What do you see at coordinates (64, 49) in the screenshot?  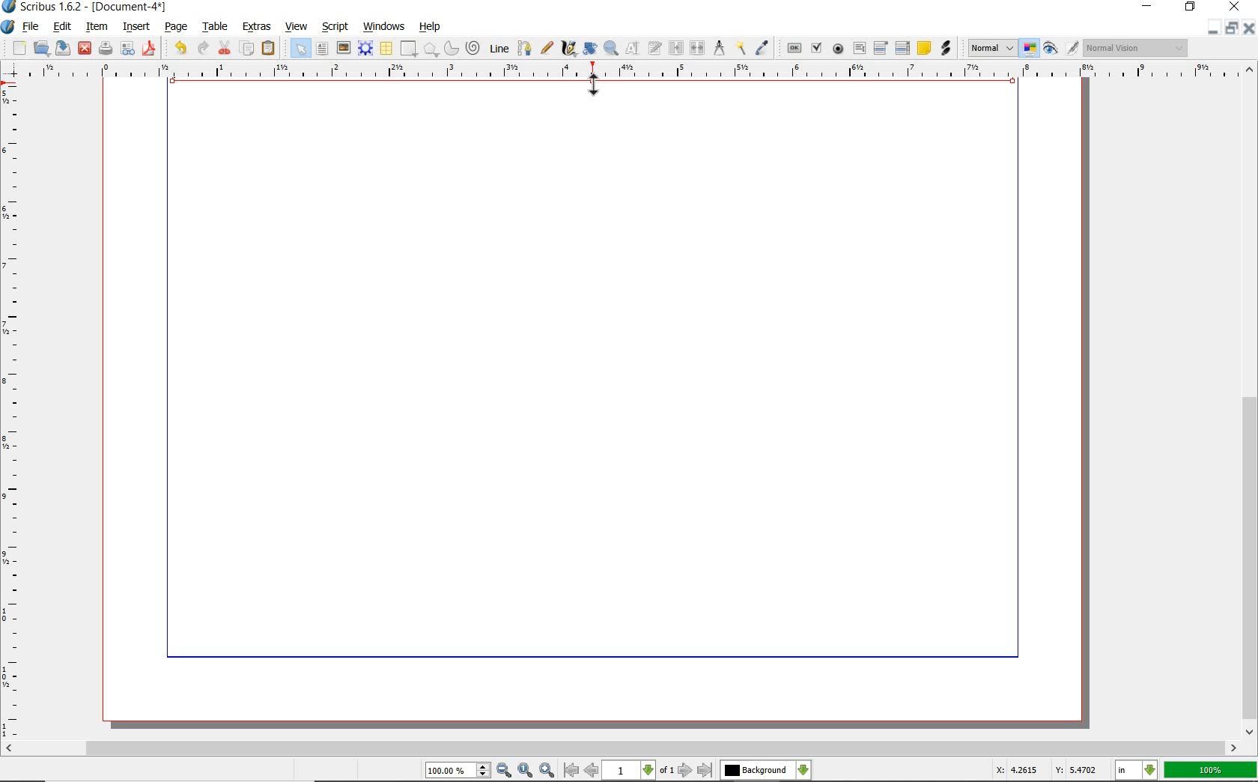 I see `save` at bounding box center [64, 49].